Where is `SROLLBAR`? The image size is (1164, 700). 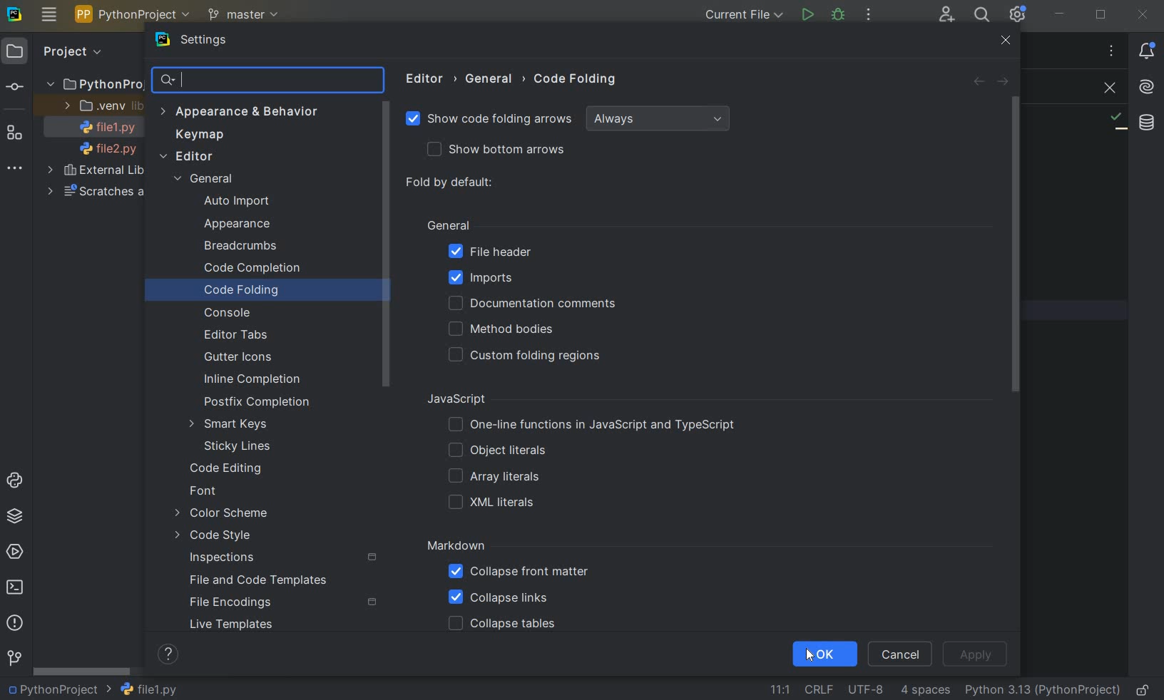
SROLLBAR is located at coordinates (389, 246).